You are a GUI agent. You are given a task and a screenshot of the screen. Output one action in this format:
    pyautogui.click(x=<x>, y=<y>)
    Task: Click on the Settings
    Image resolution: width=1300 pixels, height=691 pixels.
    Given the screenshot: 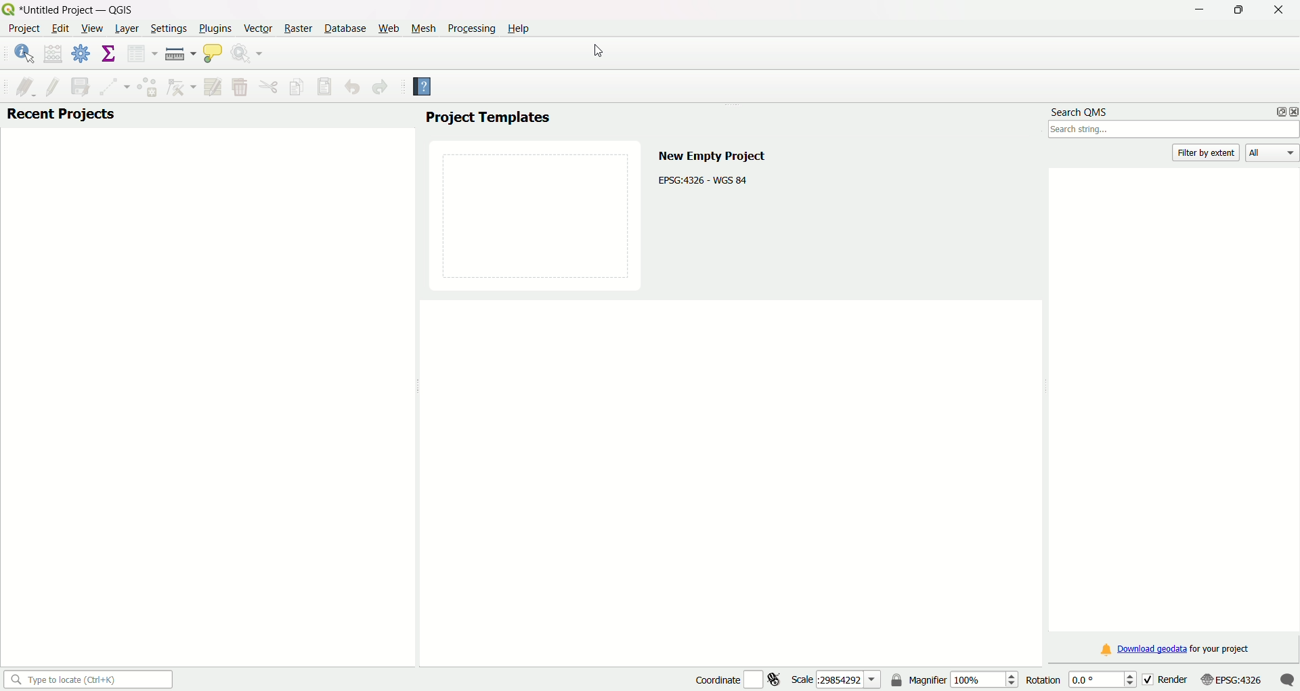 What is the action you would take?
    pyautogui.click(x=166, y=28)
    